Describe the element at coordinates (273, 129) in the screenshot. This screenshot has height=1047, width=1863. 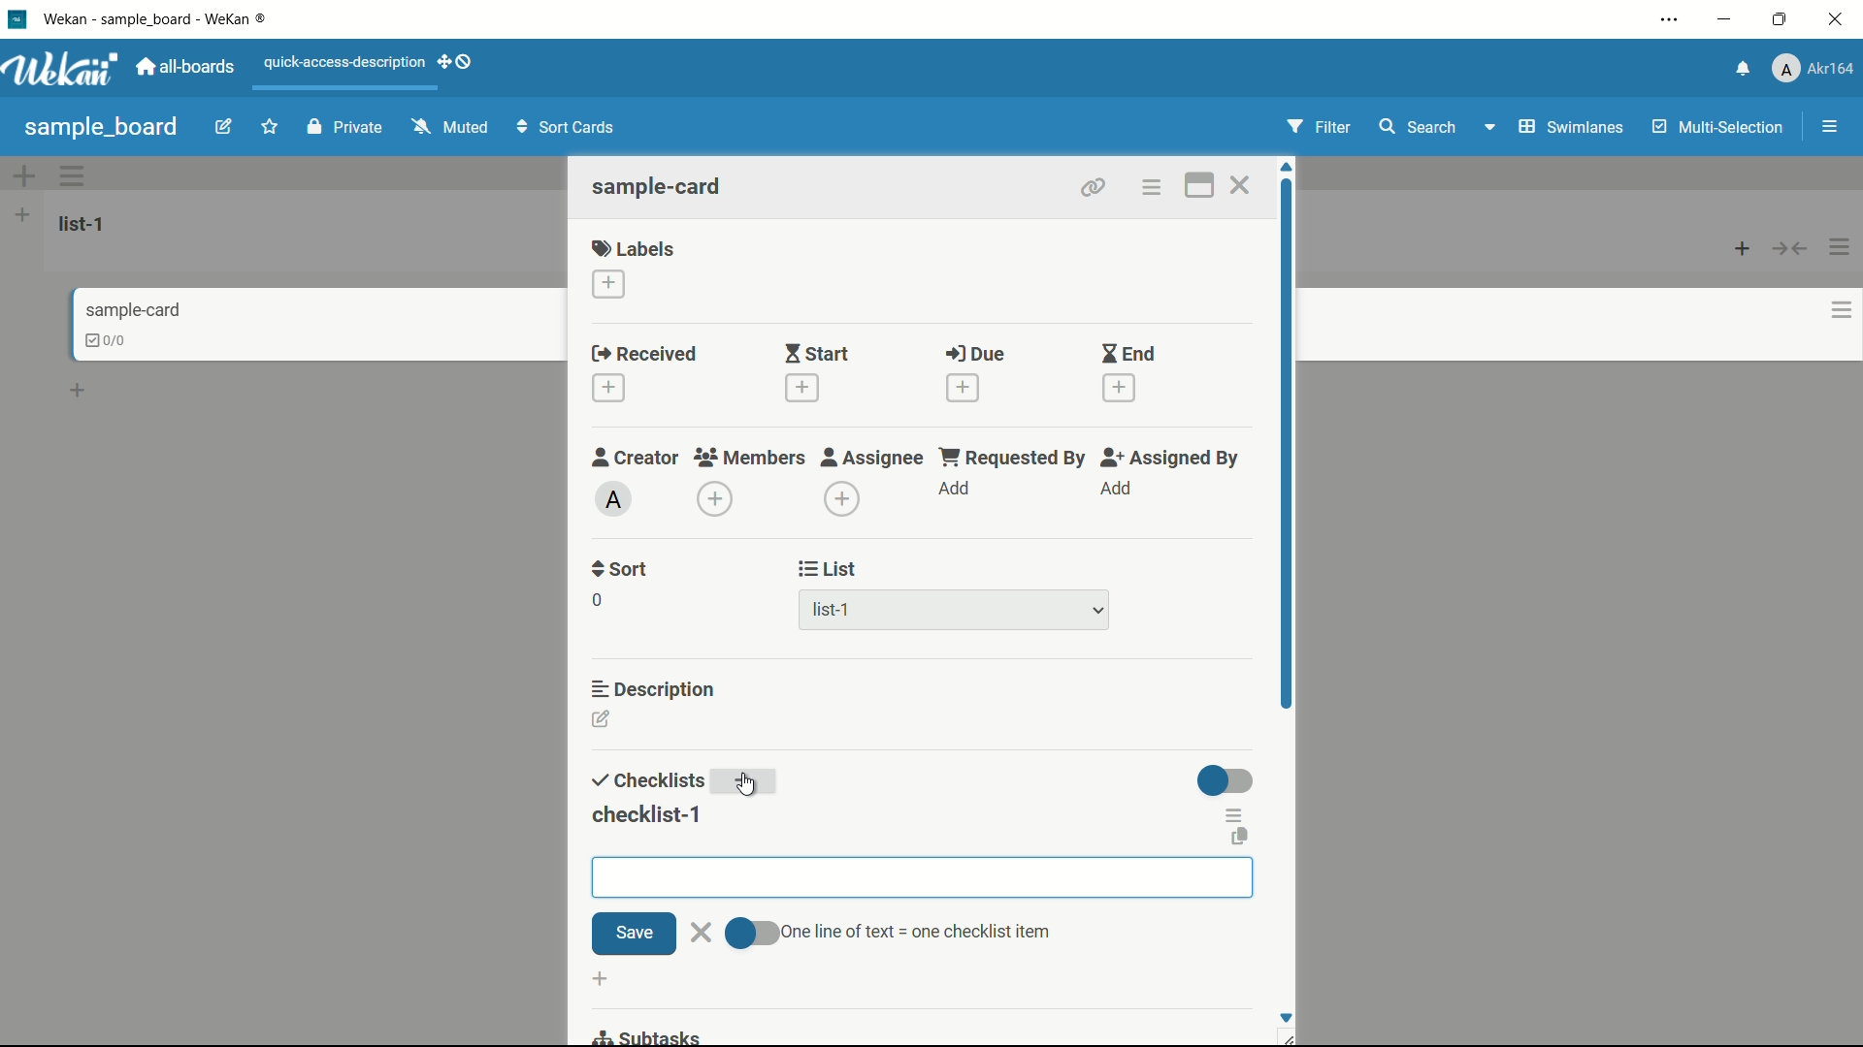
I see `star` at that location.